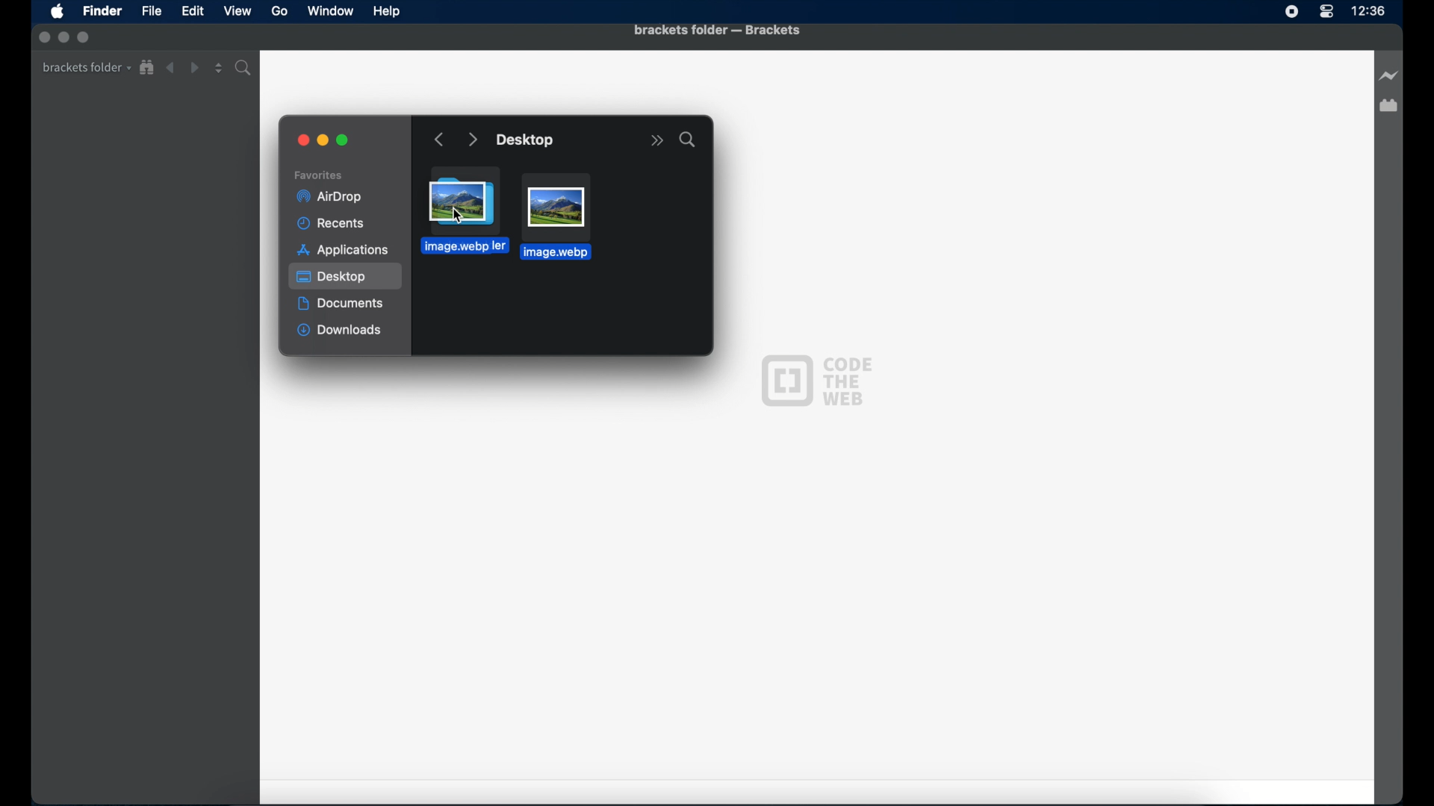  What do you see at coordinates (387, 12) in the screenshot?
I see `Help` at bounding box center [387, 12].